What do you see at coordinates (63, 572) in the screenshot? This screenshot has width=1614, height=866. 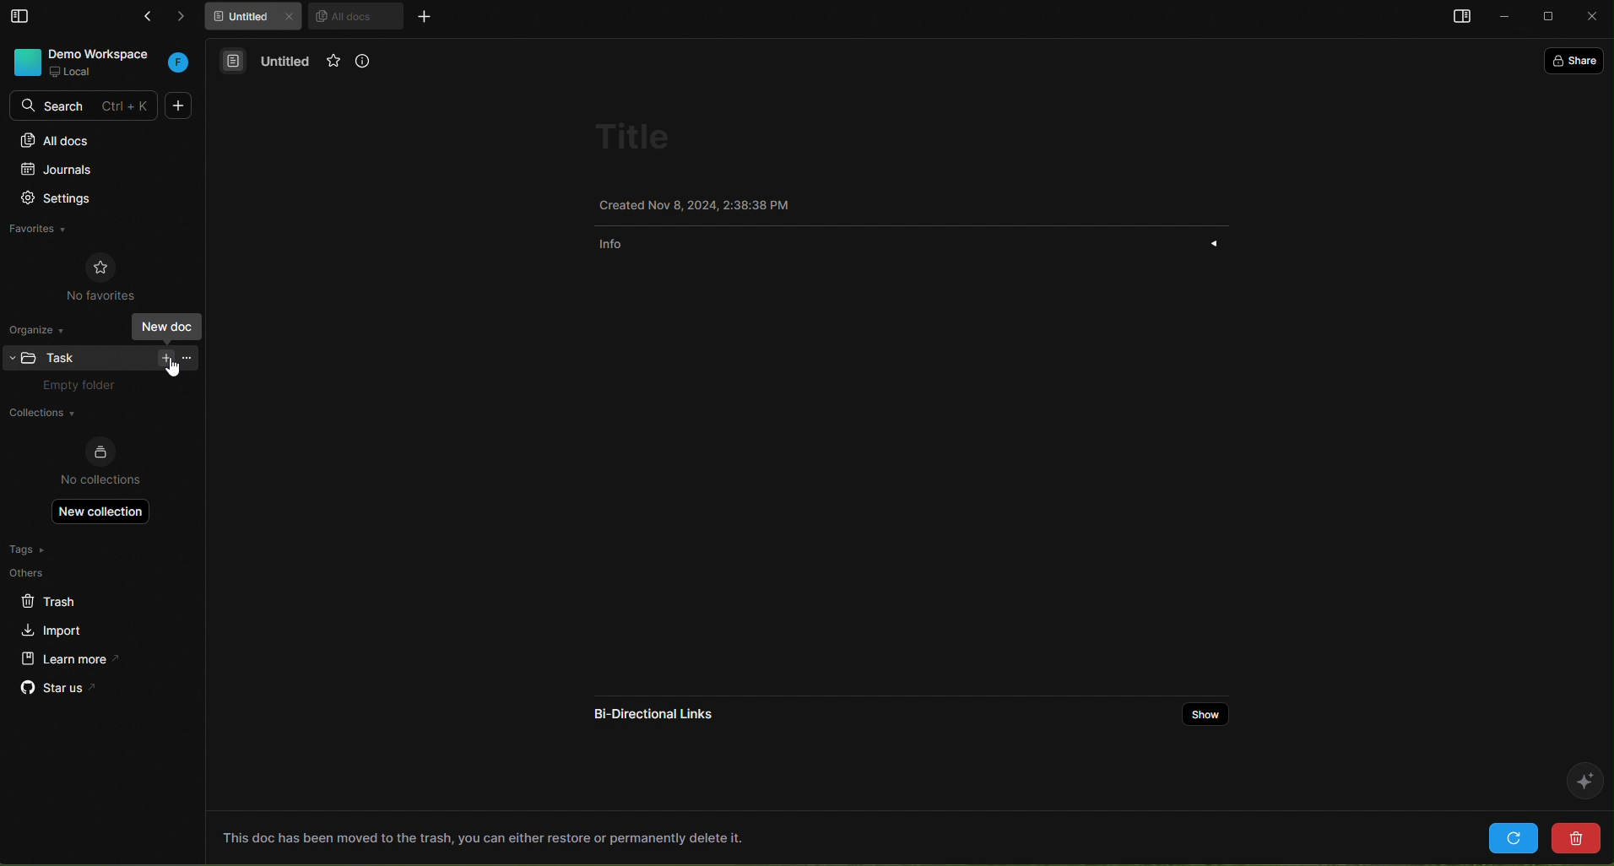 I see `others` at bounding box center [63, 572].